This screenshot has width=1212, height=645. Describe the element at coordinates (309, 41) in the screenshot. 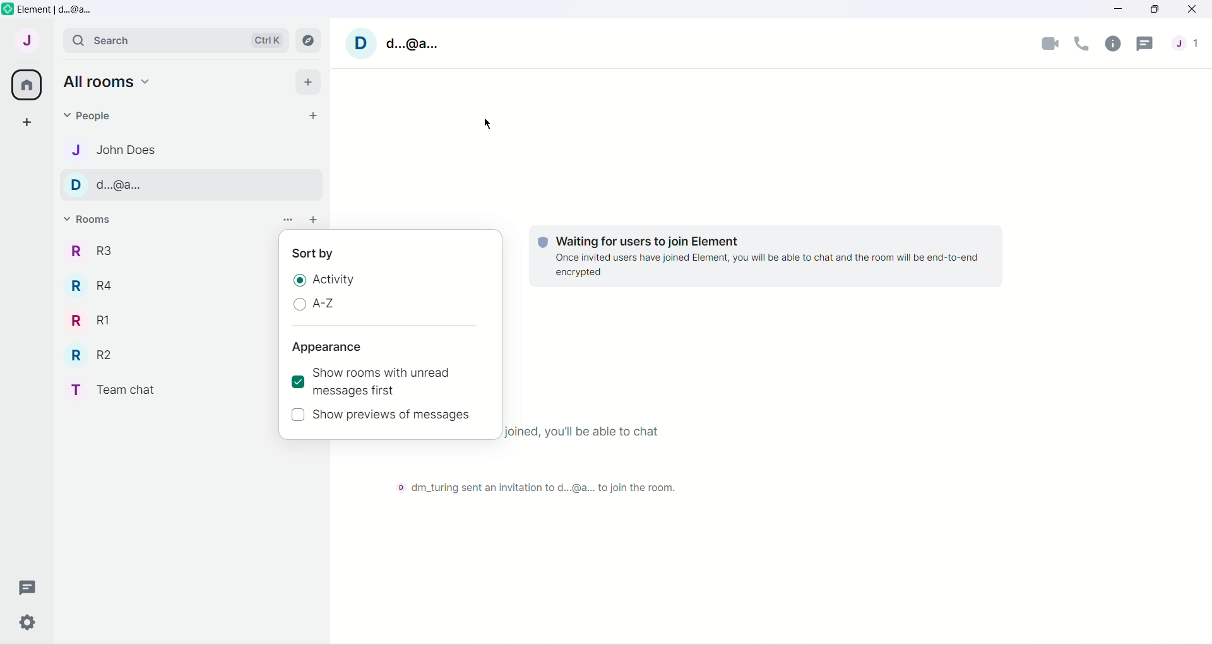

I see `Explore rooms` at that location.